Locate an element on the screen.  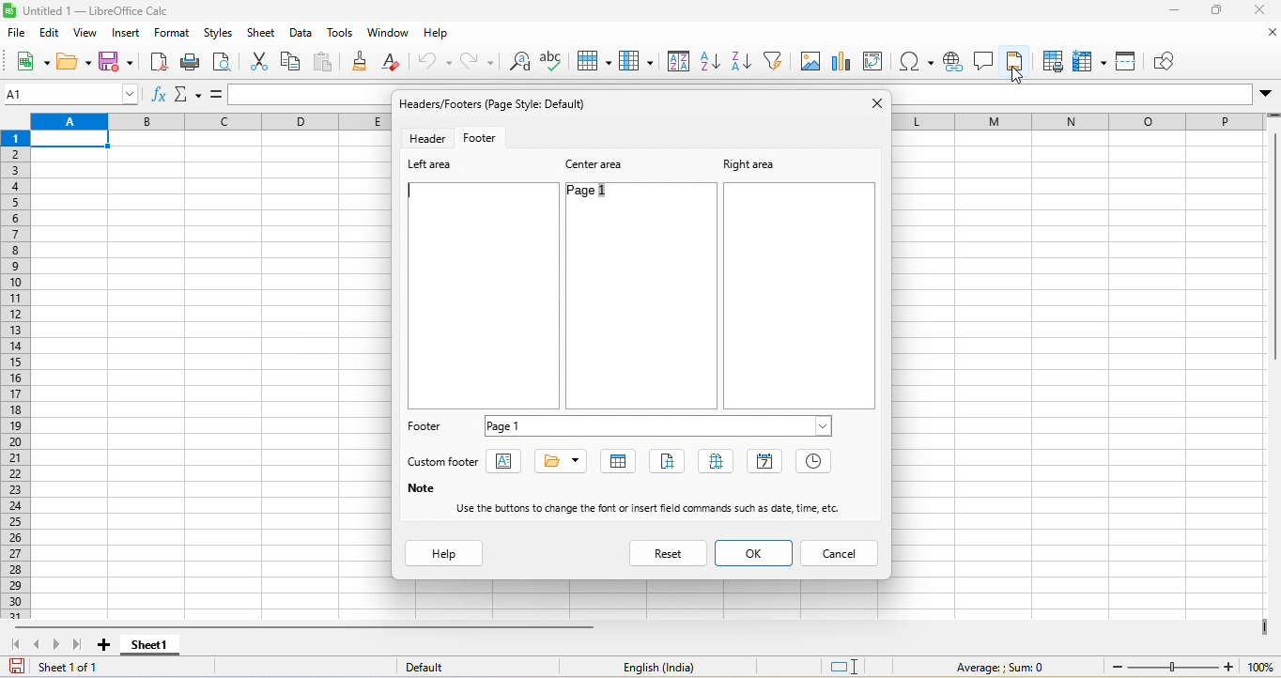
new is located at coordinates (30, 63).